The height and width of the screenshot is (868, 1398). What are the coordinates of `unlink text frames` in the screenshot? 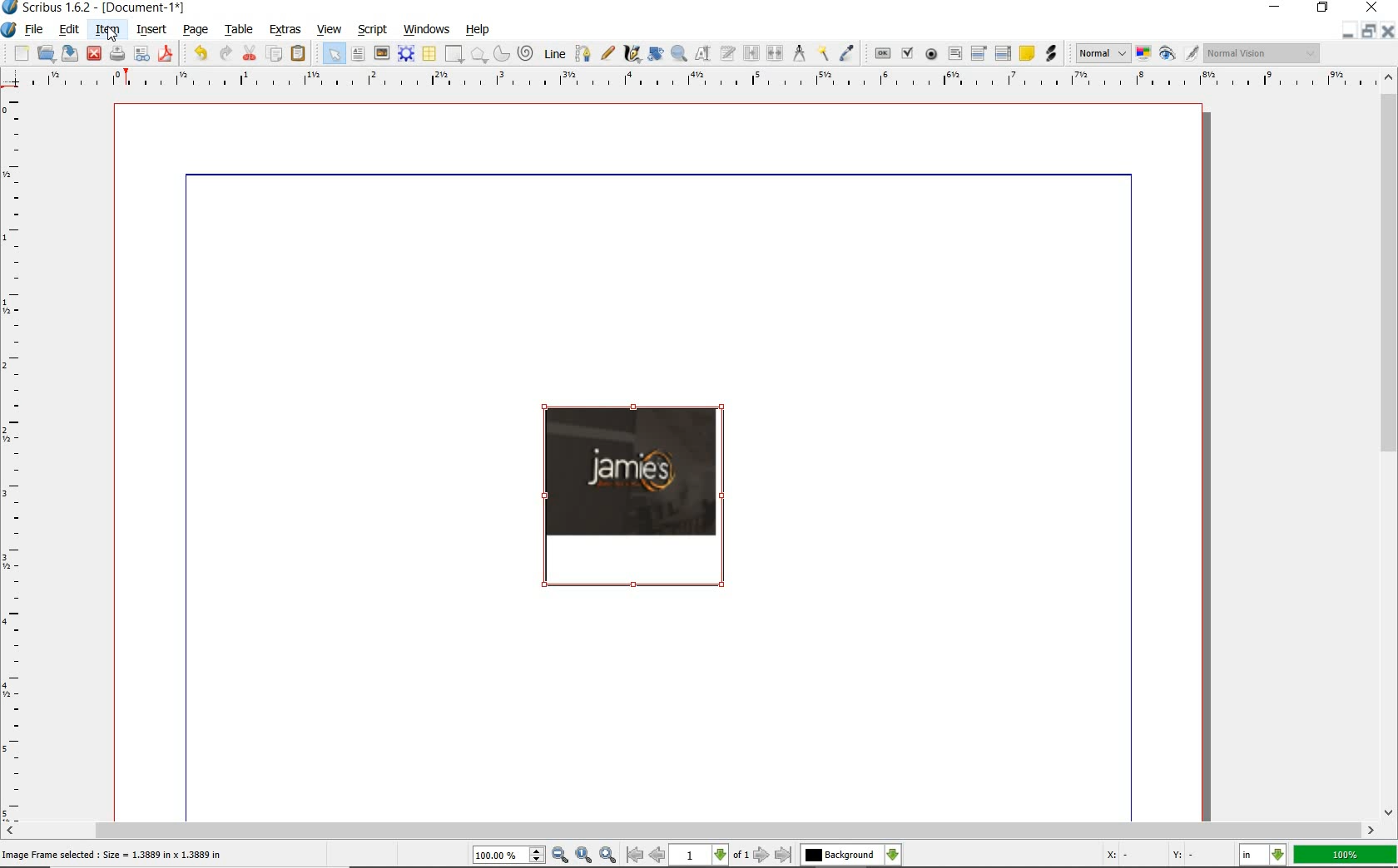 It's located at (776, 54).